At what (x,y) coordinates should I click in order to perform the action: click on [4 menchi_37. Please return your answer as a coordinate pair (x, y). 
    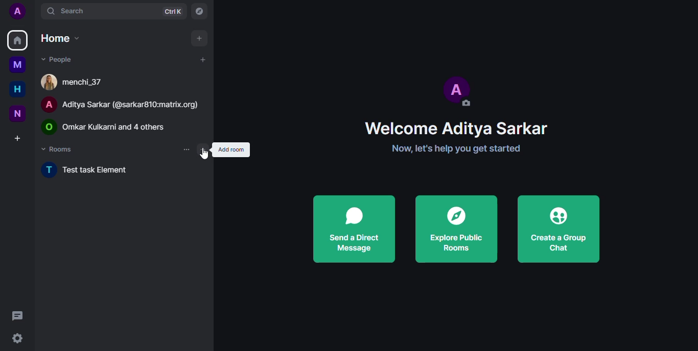
    Looking at the image, I should click on (76, 81).